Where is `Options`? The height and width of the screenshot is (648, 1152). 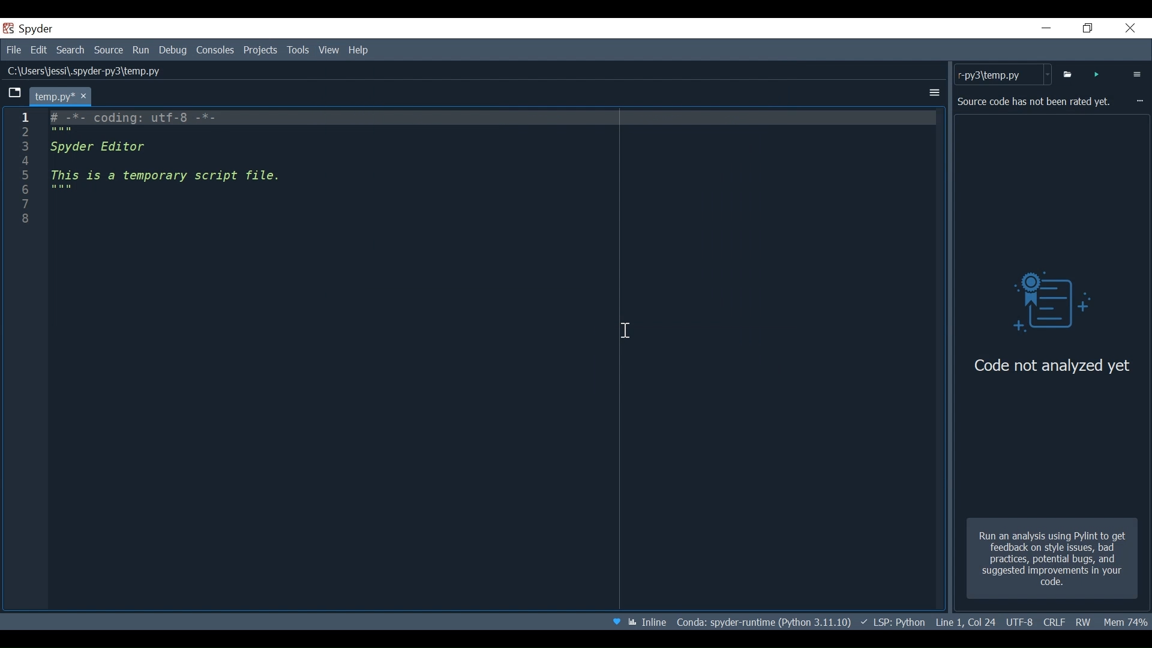 Options is located at coordinates (933, 94).